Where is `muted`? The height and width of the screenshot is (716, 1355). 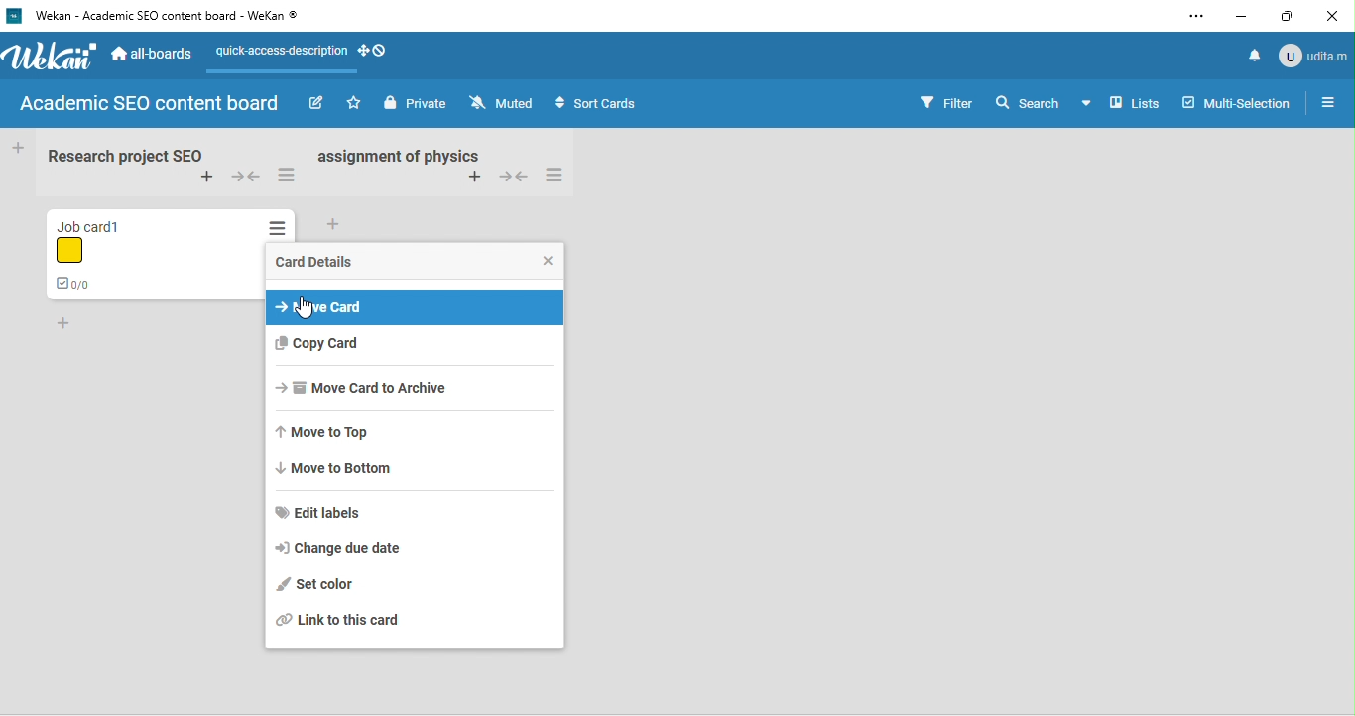
muted is located at coordinates (506, 104).